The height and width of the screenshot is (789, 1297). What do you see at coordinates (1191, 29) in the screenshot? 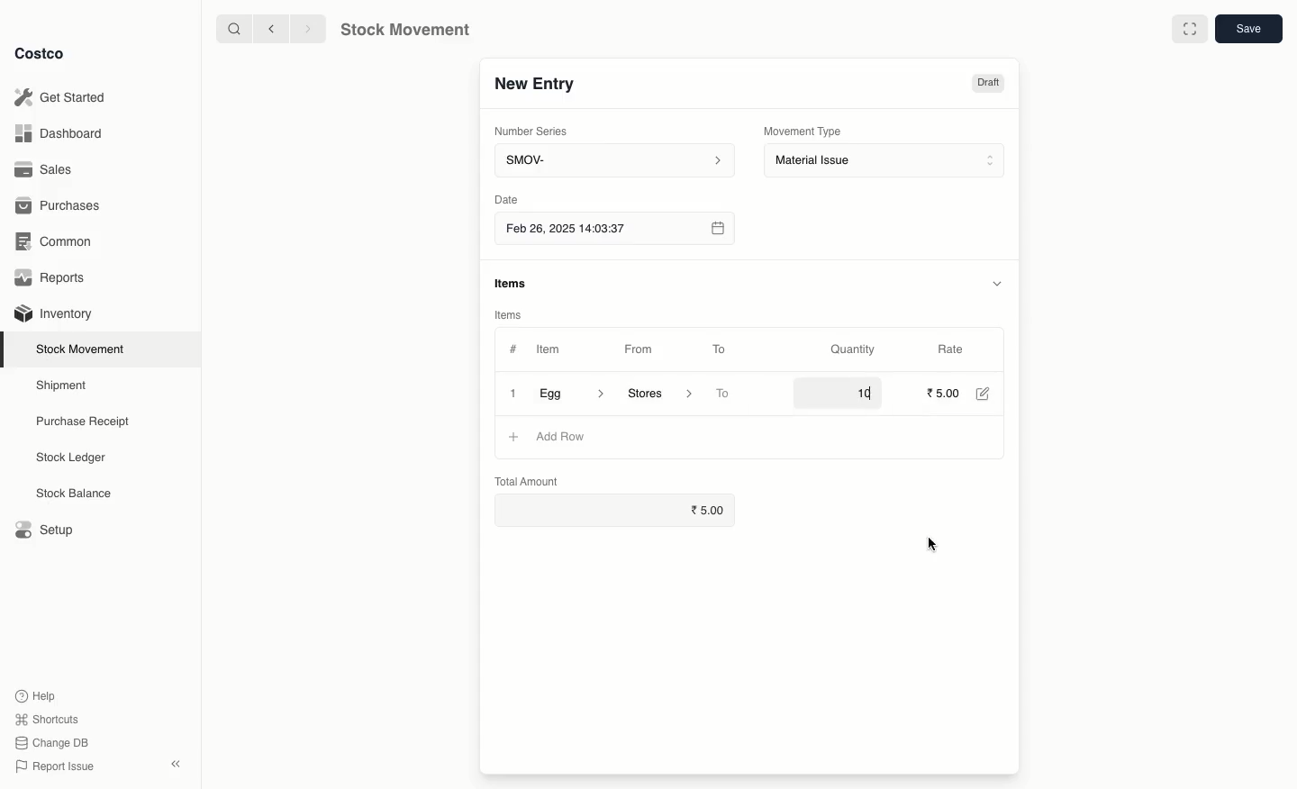
I see `Full width toggle` at bounding box center [1191, 29].